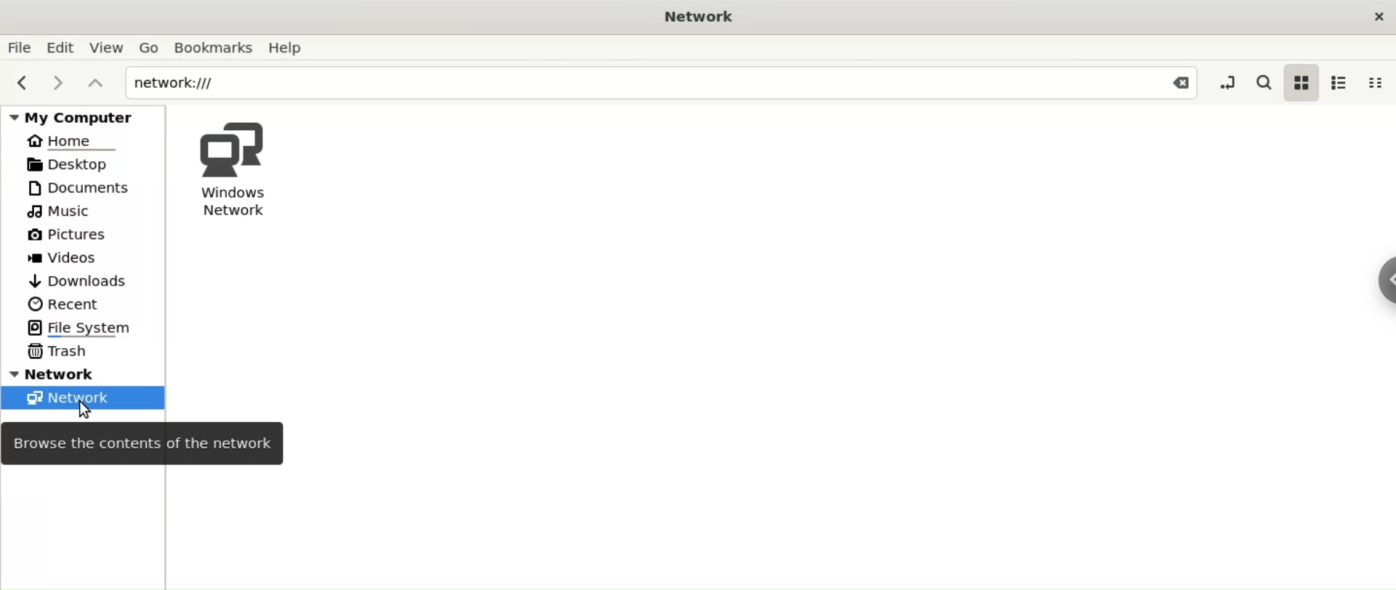 This screenshot has height=590, width=1396. I want to click on Downloads, so click(79, 282).